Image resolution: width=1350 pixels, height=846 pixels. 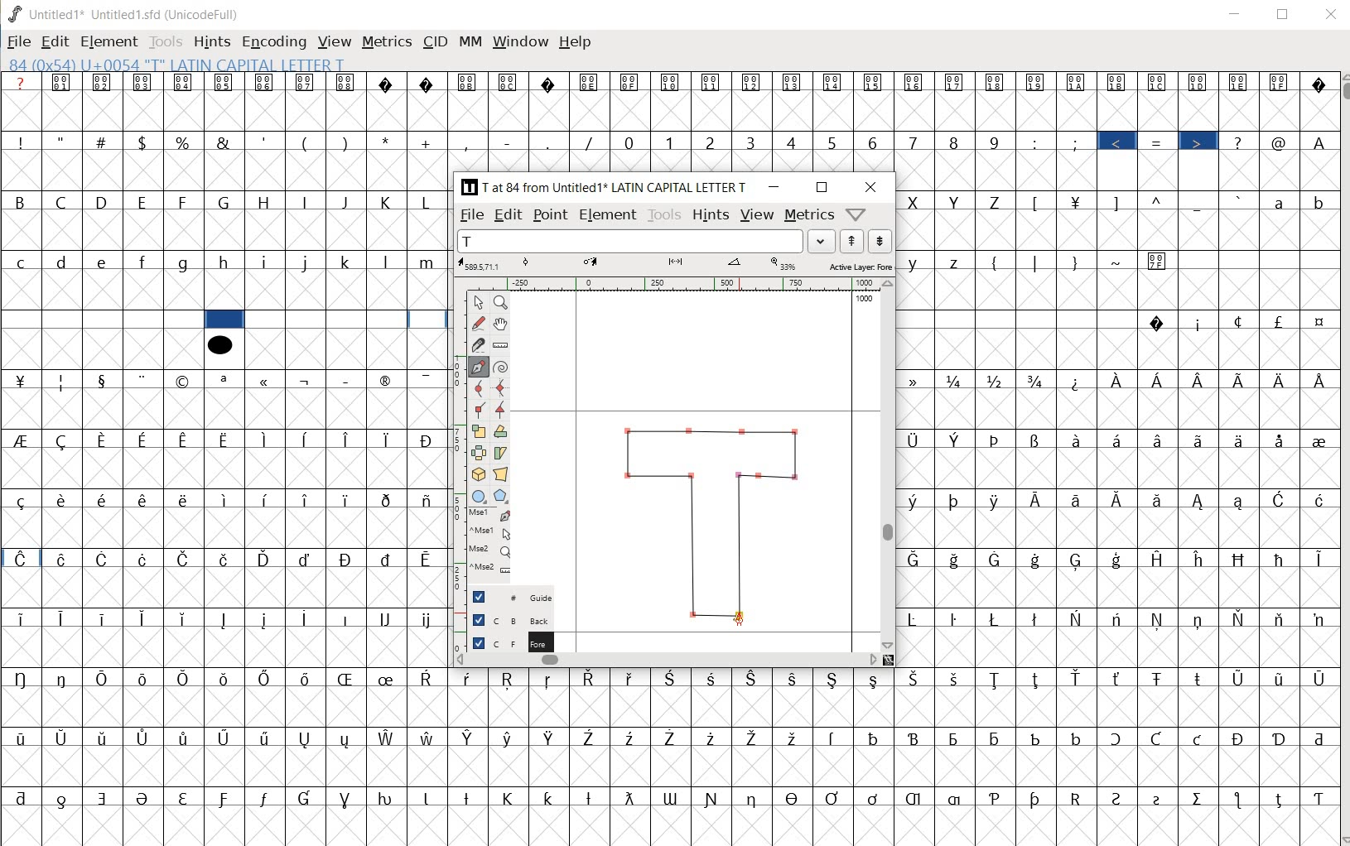 What do you see at coordinates (1281, 201) in the screenshot?
I see `a` at bounding box center [1281, 201].